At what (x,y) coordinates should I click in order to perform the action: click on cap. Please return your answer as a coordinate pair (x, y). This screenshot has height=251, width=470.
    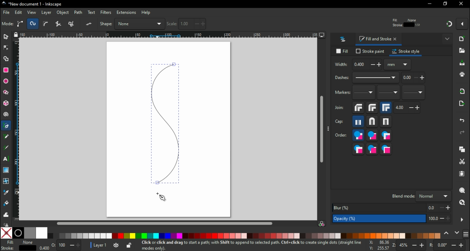
    Looking at the image, I should click on (341, 123).